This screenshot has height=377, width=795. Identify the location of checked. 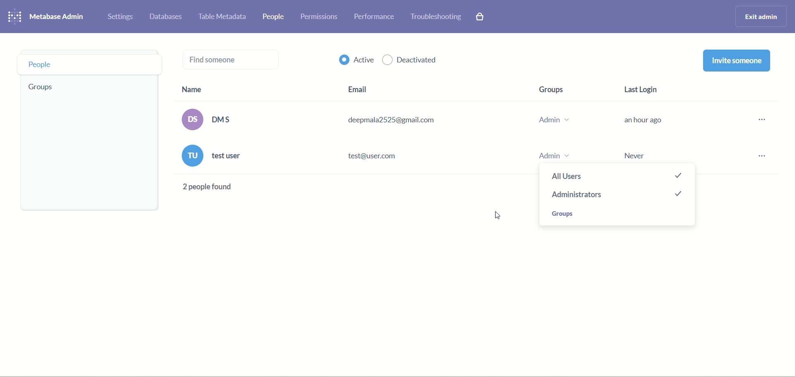
(618, 193).